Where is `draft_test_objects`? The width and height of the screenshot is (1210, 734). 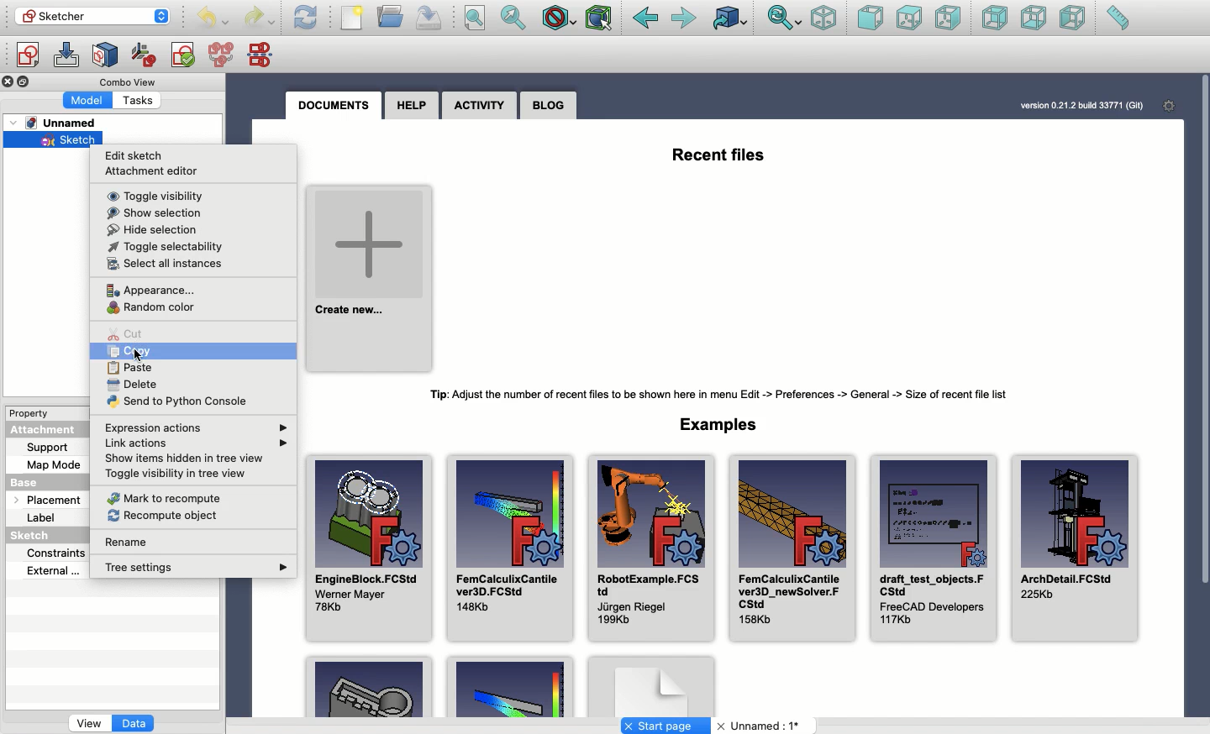 draft_test_objects is located at coordinates (933, 546).